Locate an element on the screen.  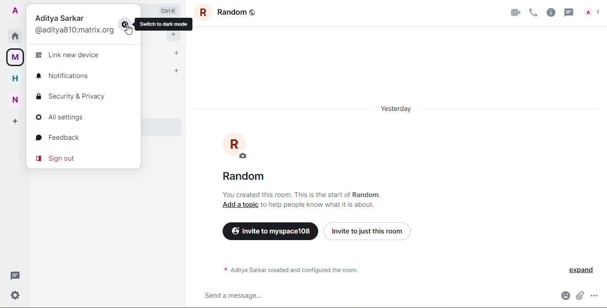
add is located at coordinates (177, 52).